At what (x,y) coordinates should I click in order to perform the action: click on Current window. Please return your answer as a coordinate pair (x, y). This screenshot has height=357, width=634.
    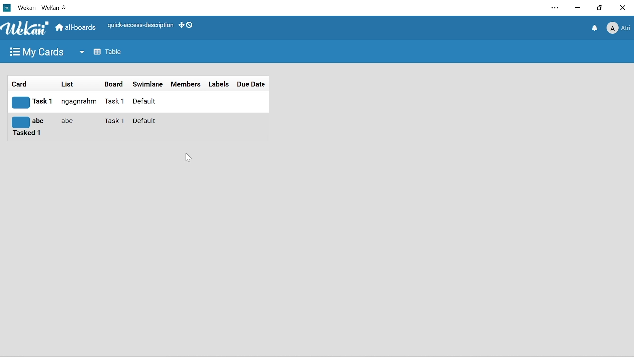
    Looking at the image, I should click on (39, 7).